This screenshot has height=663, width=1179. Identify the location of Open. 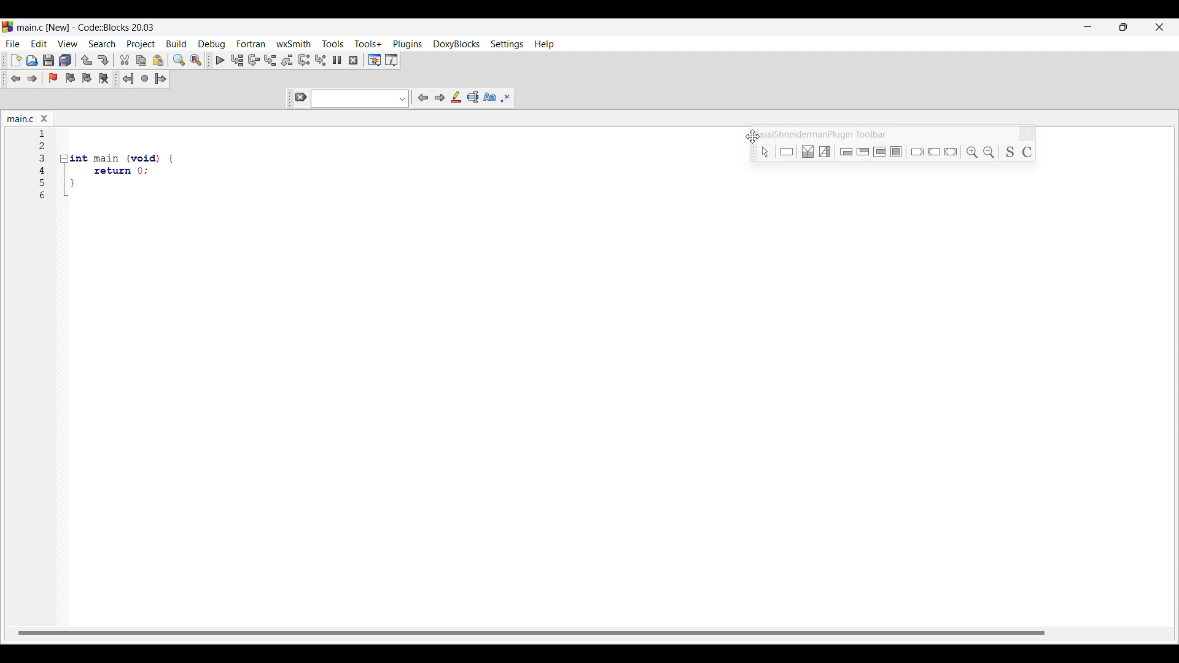
(33, 60).